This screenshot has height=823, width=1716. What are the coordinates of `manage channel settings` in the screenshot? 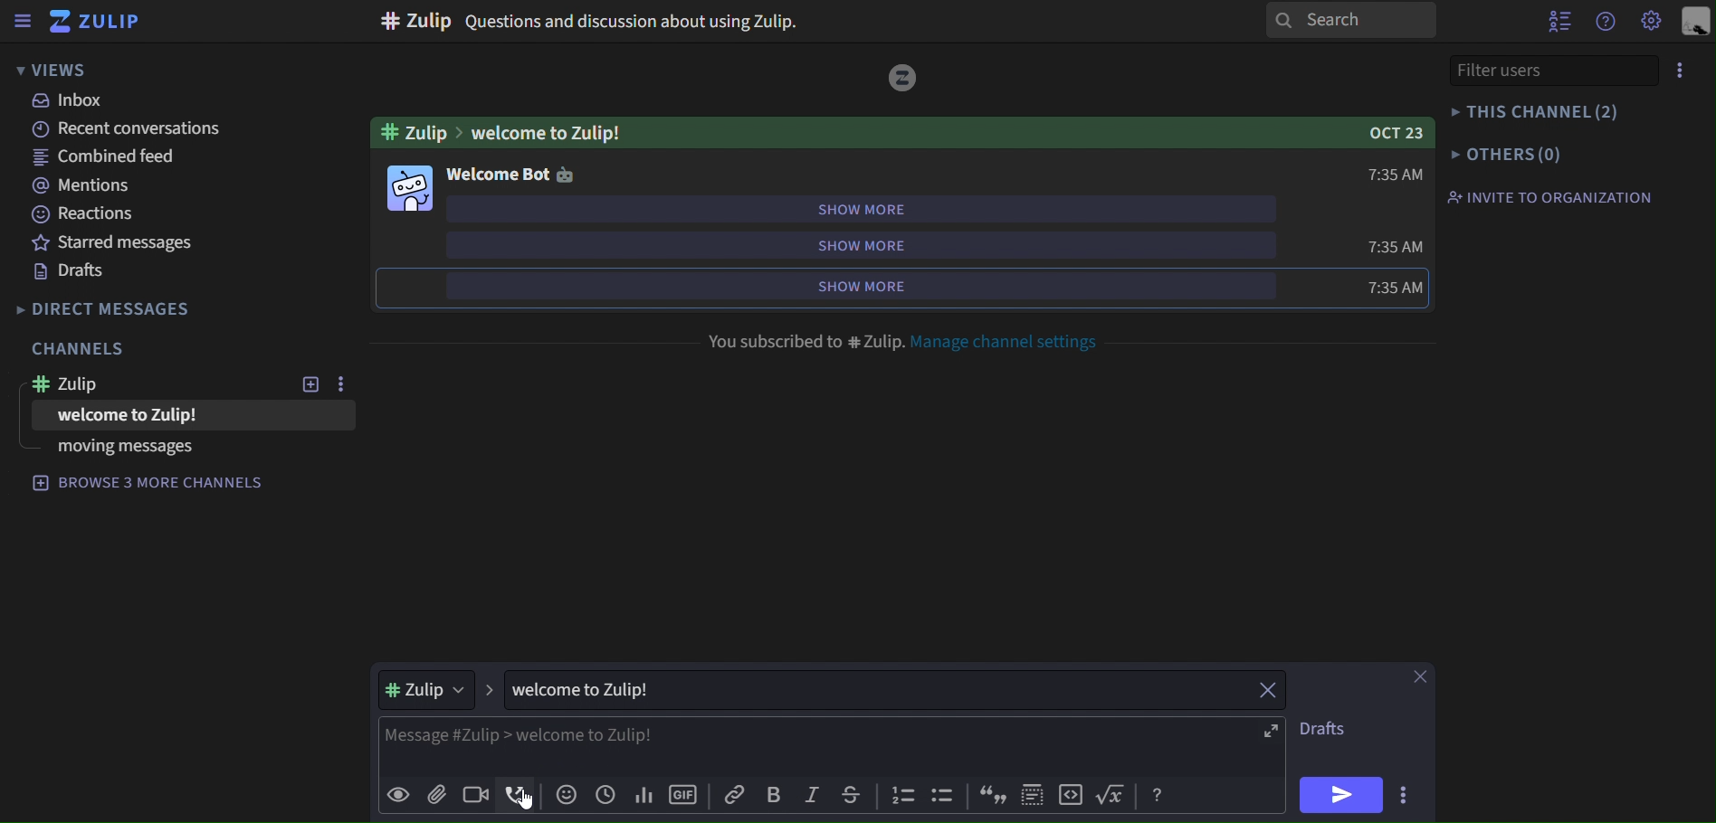 It's located at (1015, 341).